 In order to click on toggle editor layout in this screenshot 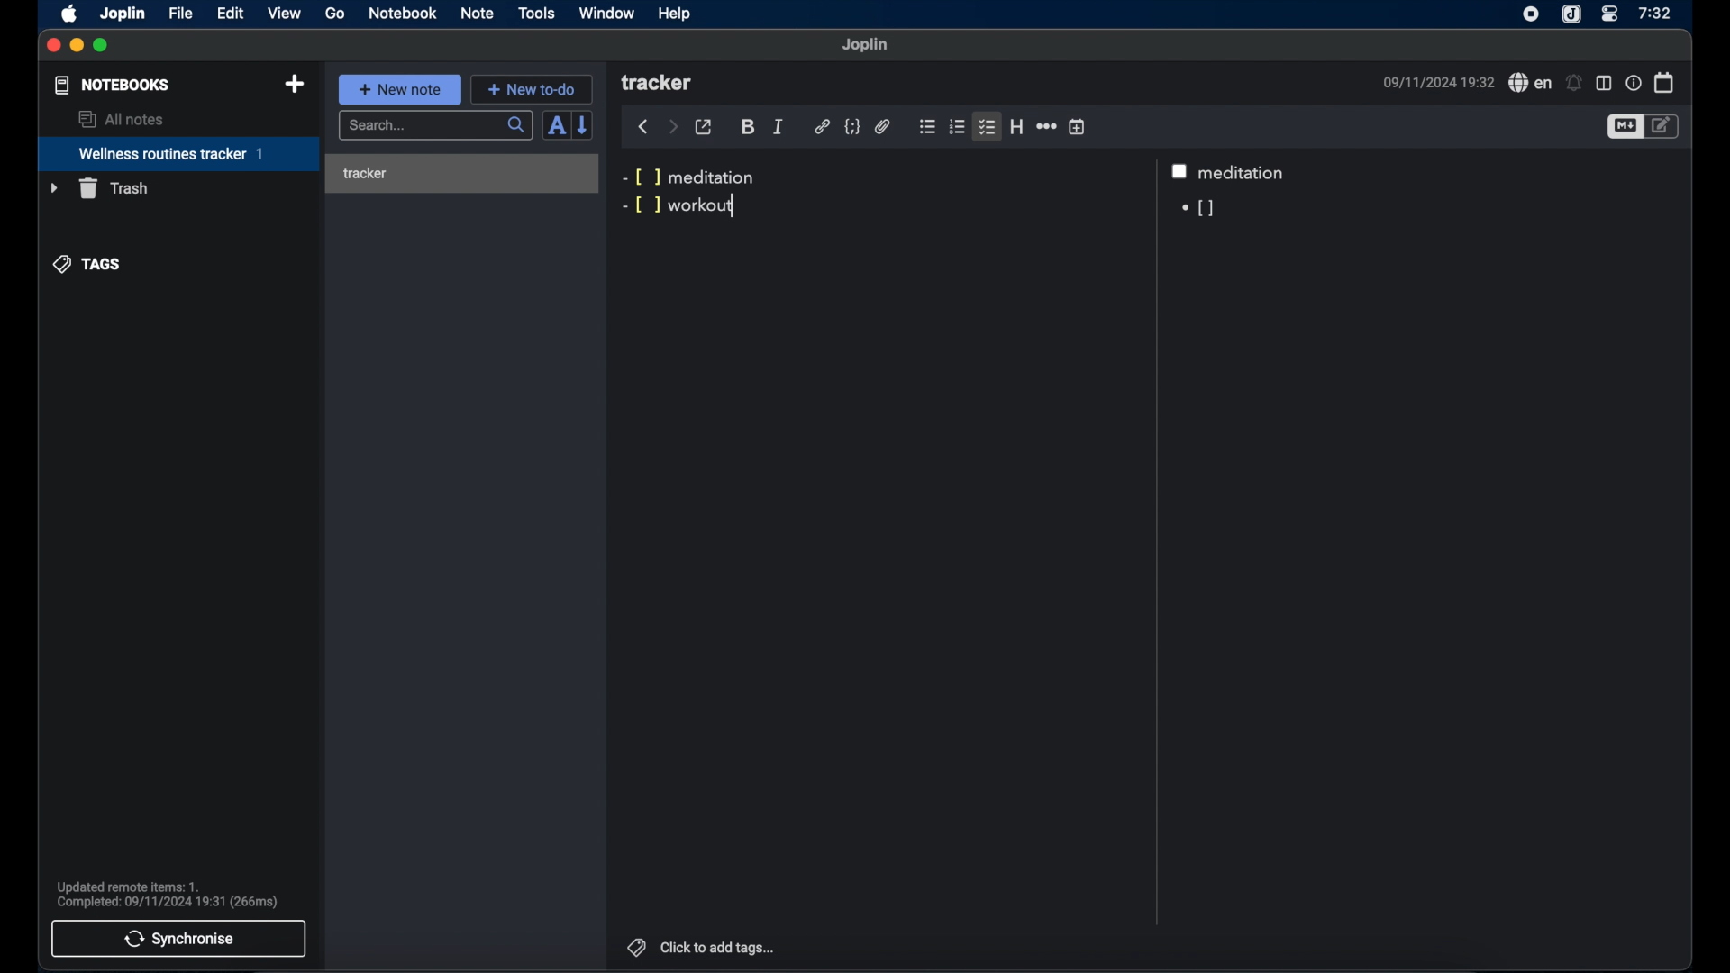, I will do `click(1603, 83)`.